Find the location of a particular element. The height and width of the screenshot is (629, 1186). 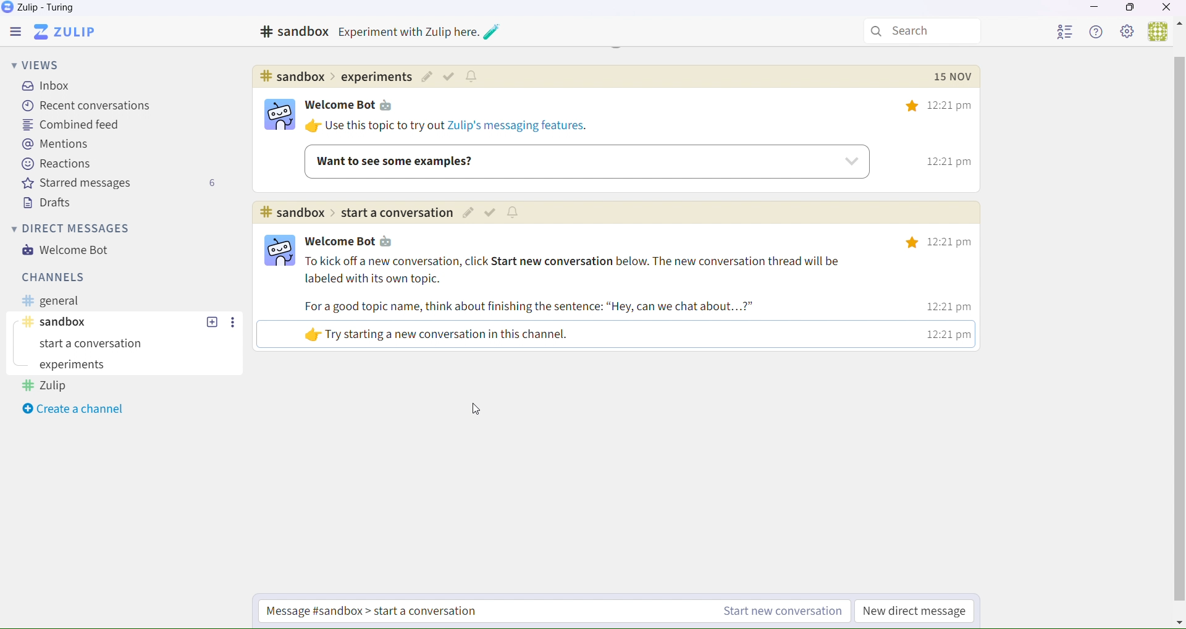

Drafts is located at coordinates (45, 203).